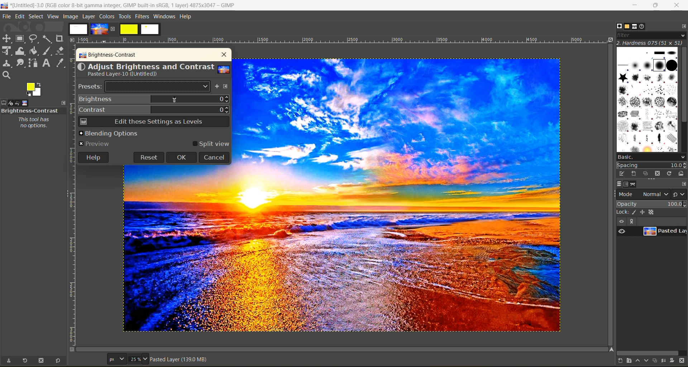  What do you see at coordinates (4, 103) in the screenshot?
I see `tool options` at bounding box center [4, 103].